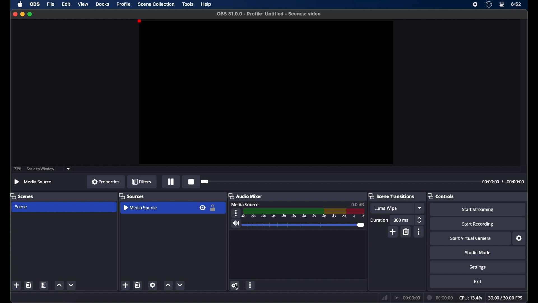 The height and width of the screenshot is (303, 538). Describe the element at coordinates (192, 182) in the screenshot. I see `record` at that location.